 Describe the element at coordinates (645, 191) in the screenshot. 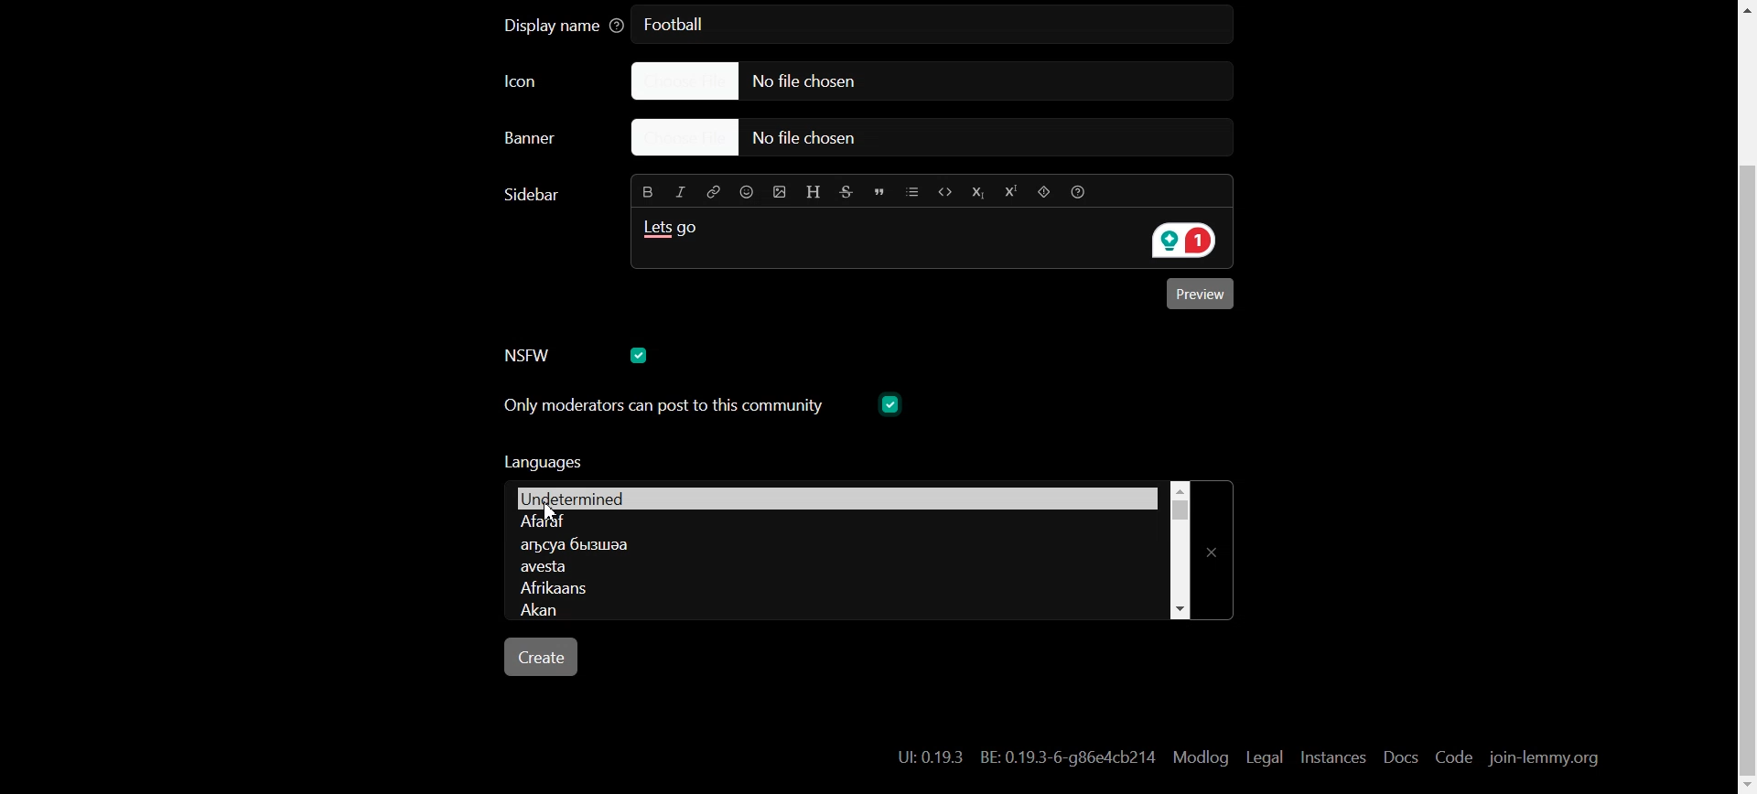

I see `Bold` at that location.